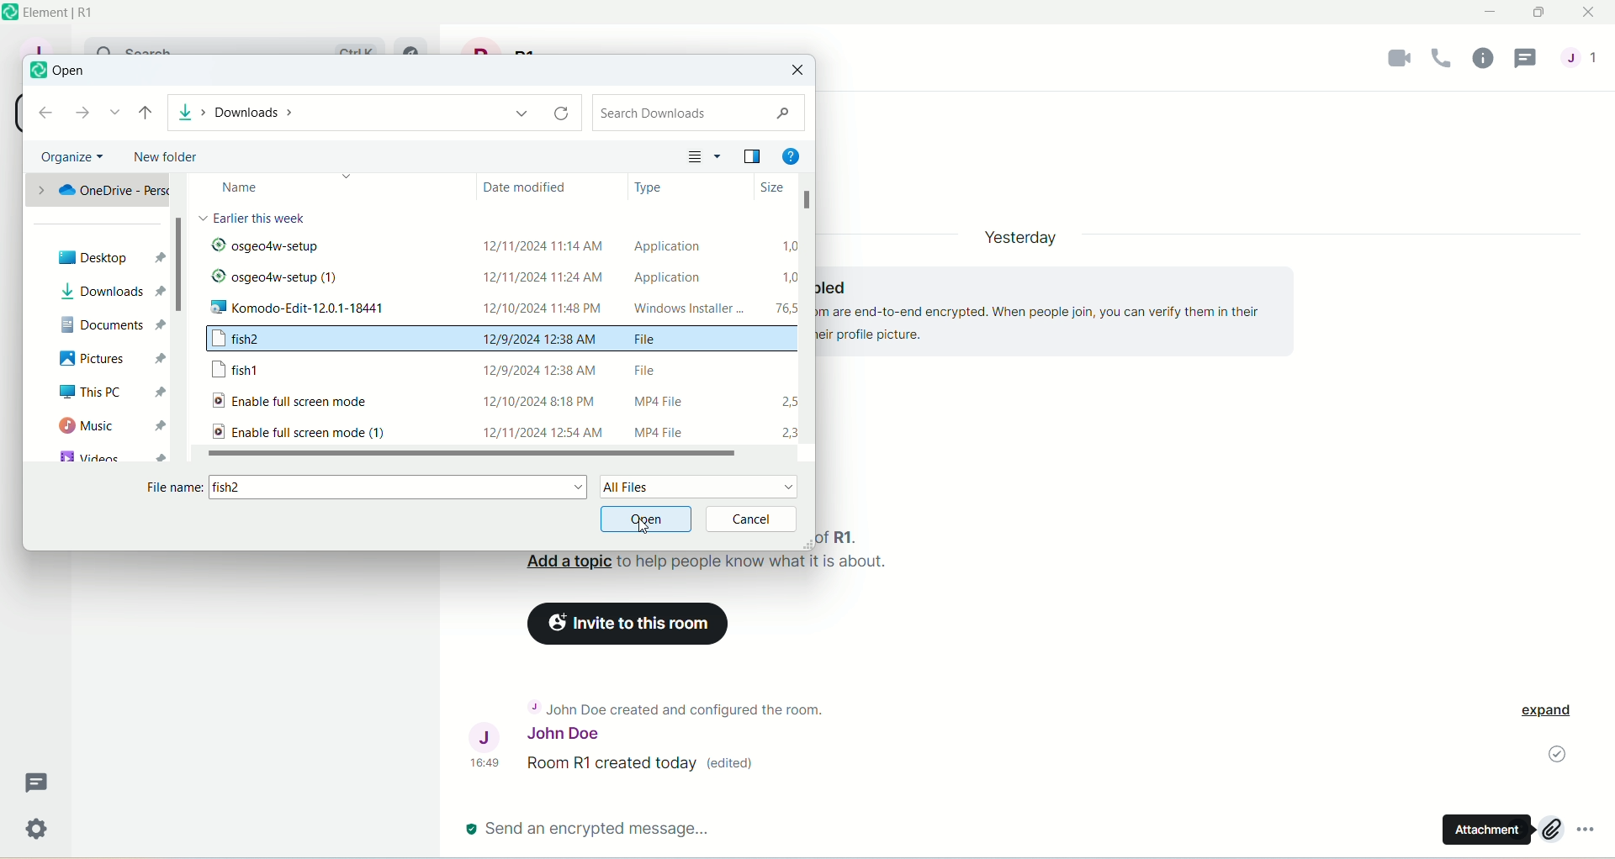 This screenshot has width=1615, height=859. What do you see at coordinates (105, 456) in the screenshot?
I see `Videos ` at bounding box center [105, 456].